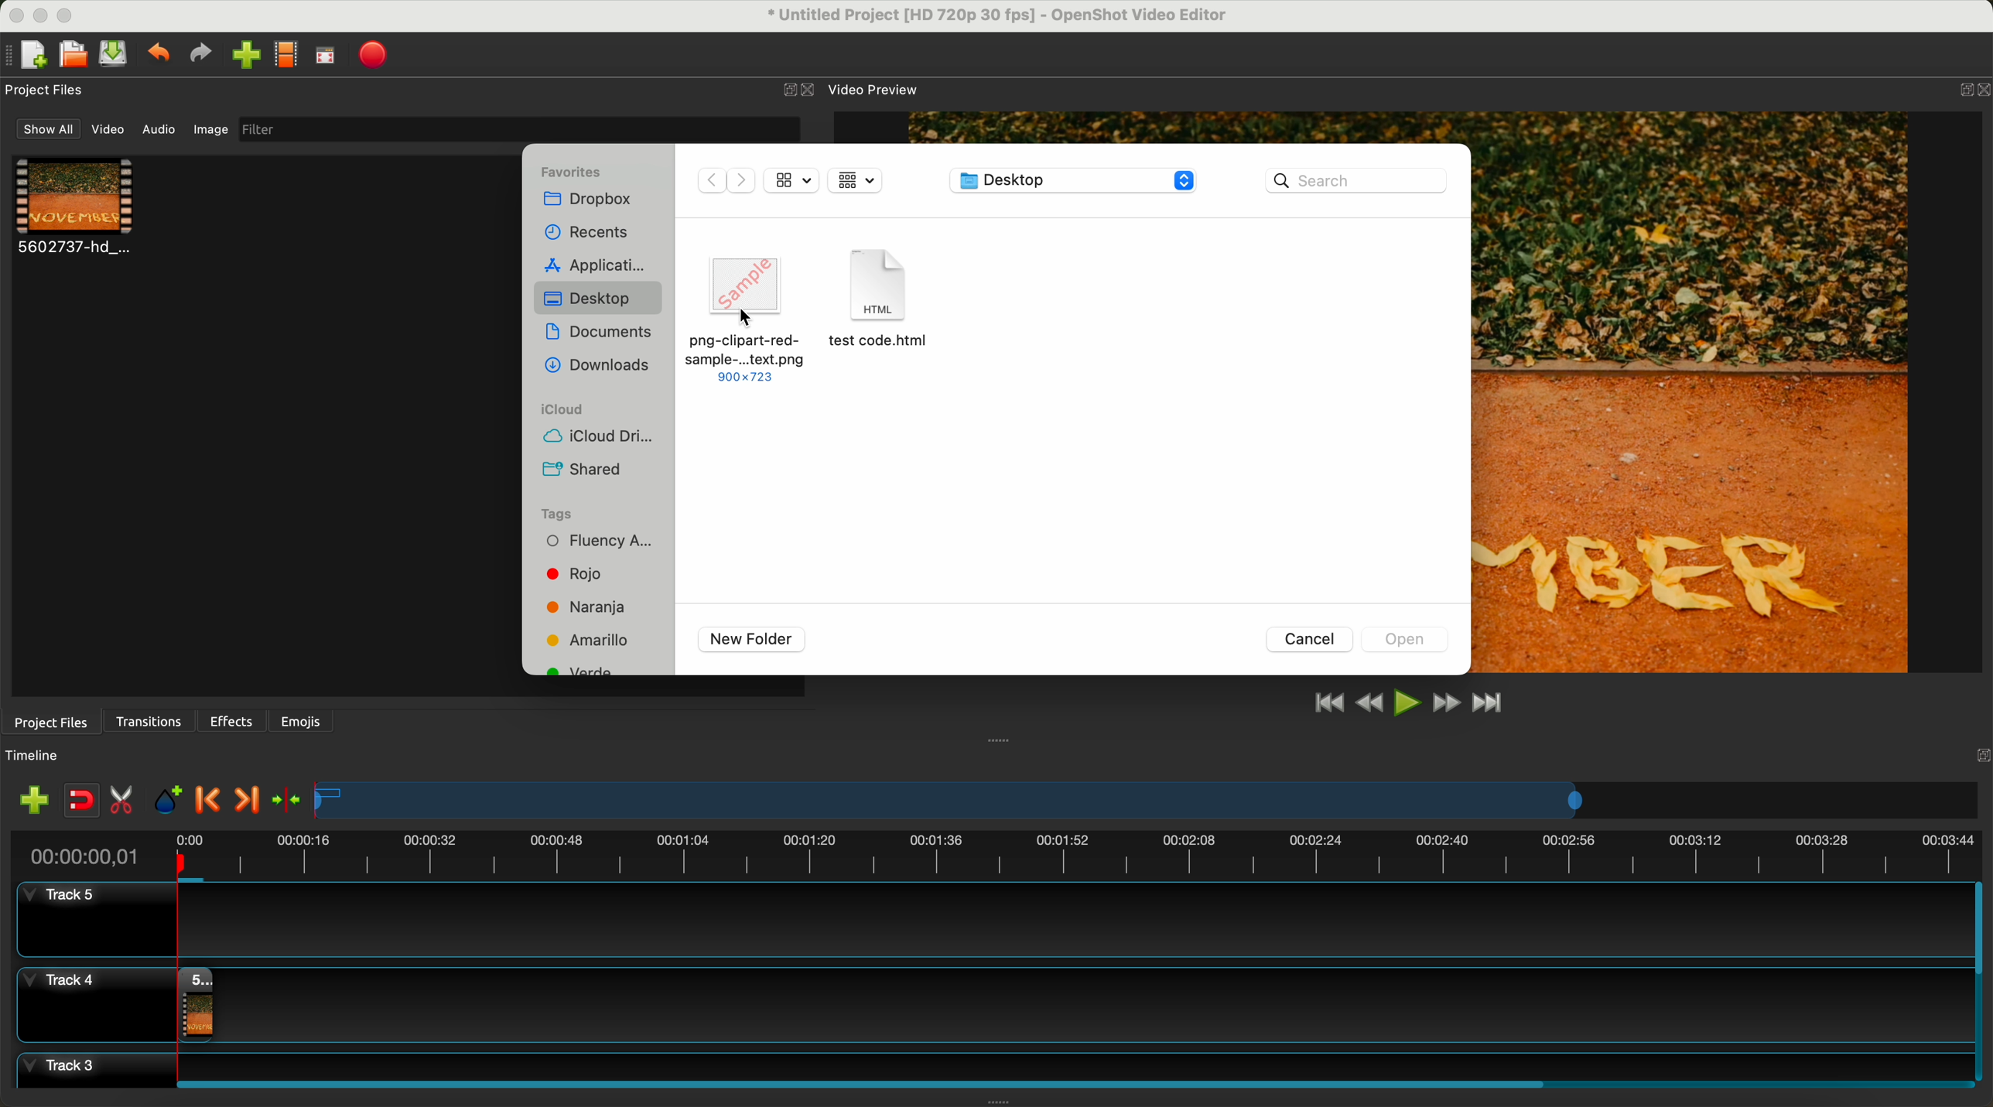 Image resolution: width=1993 pixels, height=1107 pixels. What do you see at coordinates (589, 232) in the screenshot?
I see `recents` at bounding box center [589, 232].